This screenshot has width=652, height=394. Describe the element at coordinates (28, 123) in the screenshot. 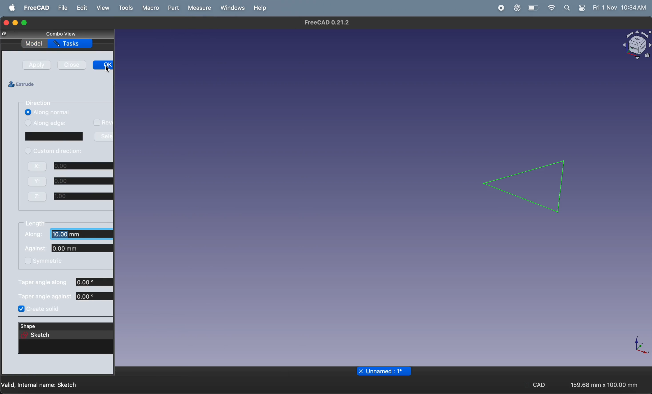

I see `checkbox ` at that location.